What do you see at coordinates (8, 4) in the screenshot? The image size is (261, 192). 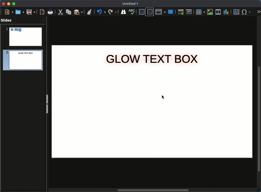 I see `Minimize` at bounding box center [8, 4].